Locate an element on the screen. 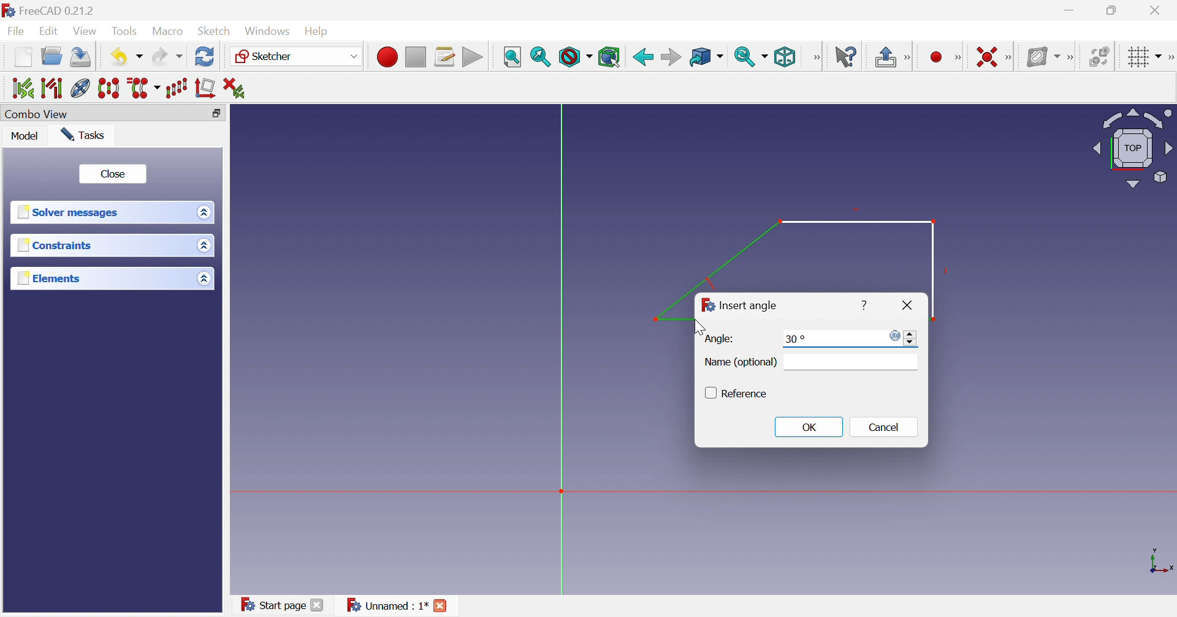 Image resolution: width=1177 pixels, height=617 pixels. Clone is located at coordinates (145, 89).